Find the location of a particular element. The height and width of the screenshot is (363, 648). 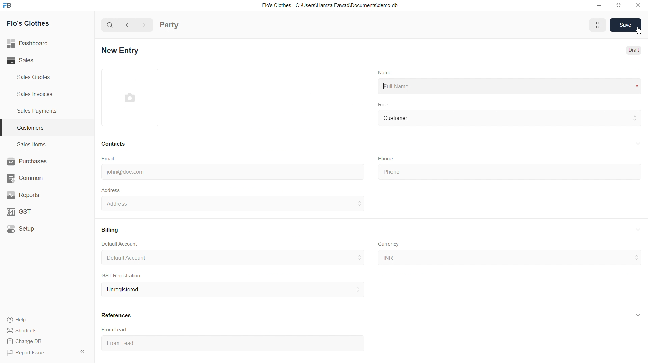

SAVE is located at coordinates (622, 25).